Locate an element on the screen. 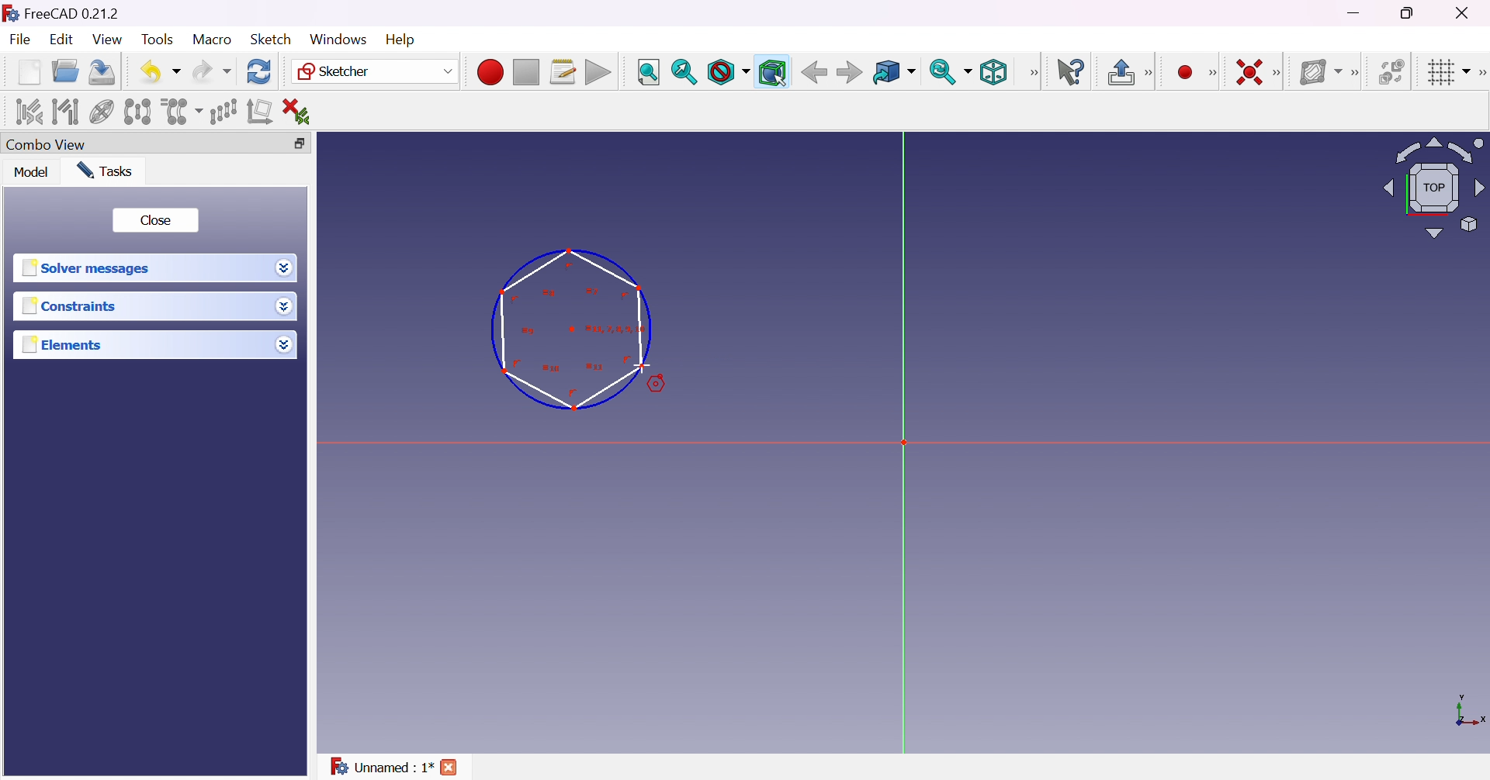  [Sketcher B-spline tools] is located at coordinates (1353, 74).